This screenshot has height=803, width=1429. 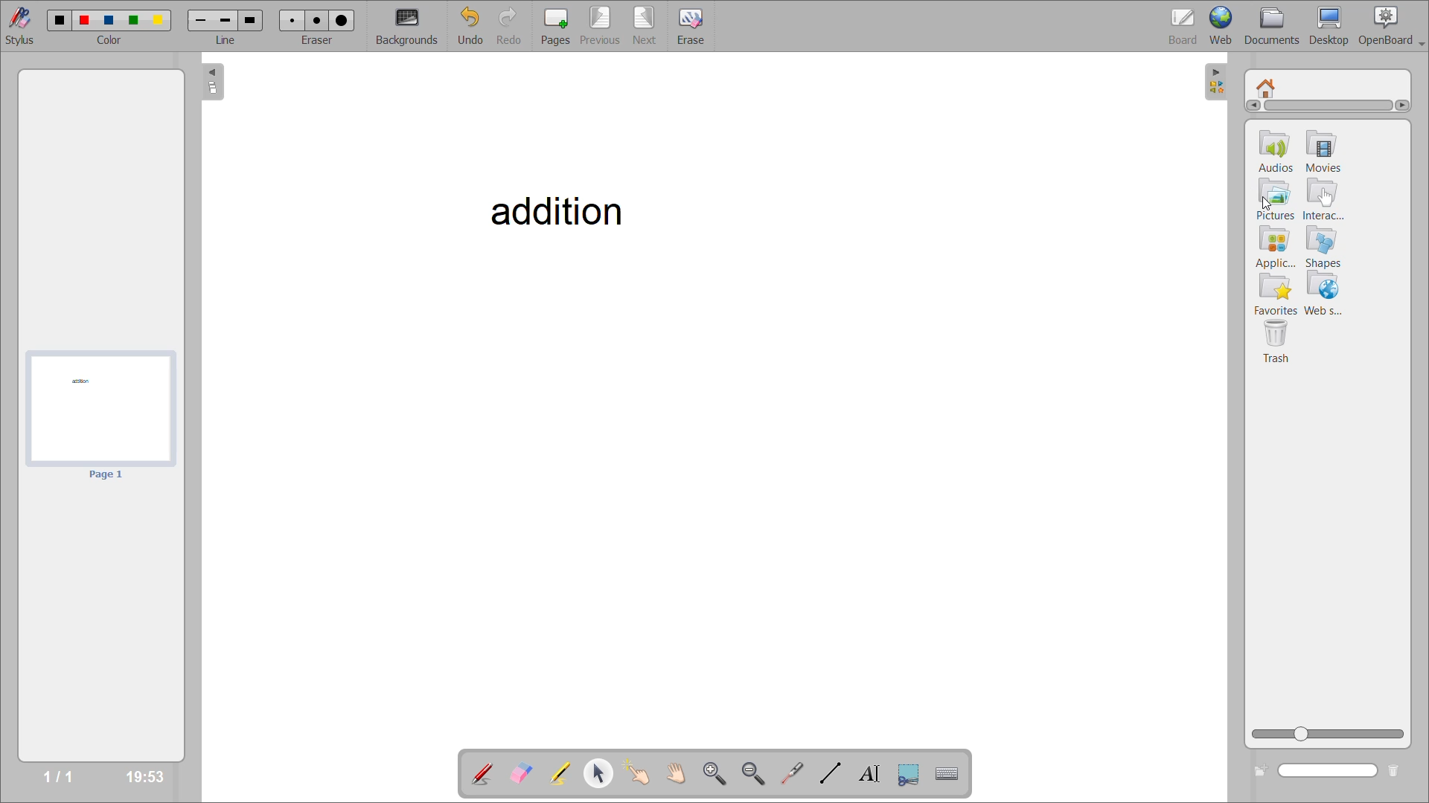 What do you see at coordinates (1264, 87) in the screenshot?
I see `root` at bounding box center [1264, 87].